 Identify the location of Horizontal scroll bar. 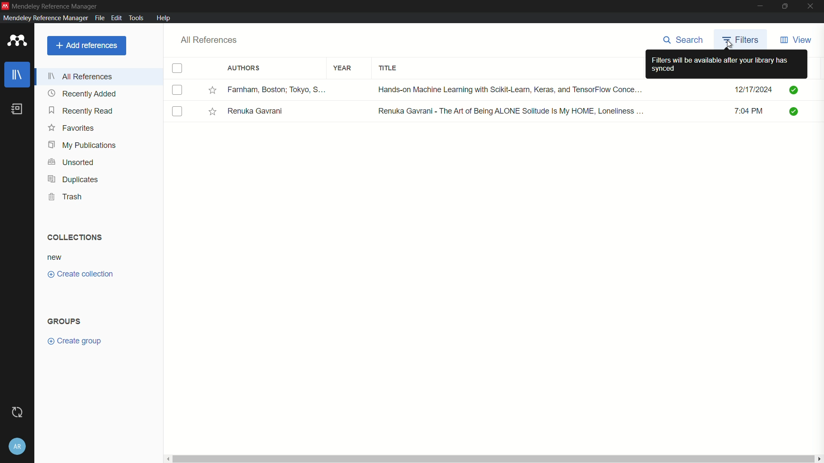
(492, 458).